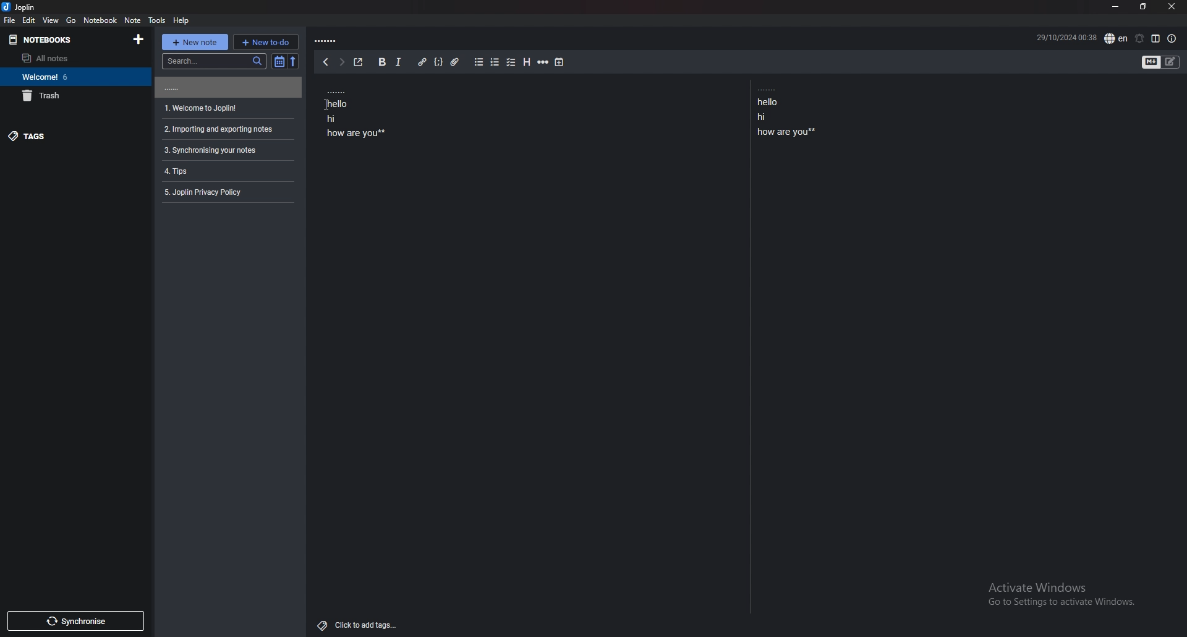 The height and width of the screenshot is (637, 1187). What do you see at coordinates (134, 20) in the screenshot?
I see `note` at bounding box center [134, 20].